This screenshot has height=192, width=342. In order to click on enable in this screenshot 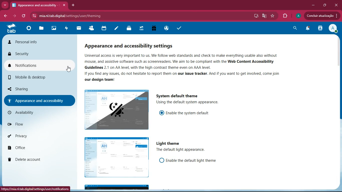, I will do `click(191, 161)`.